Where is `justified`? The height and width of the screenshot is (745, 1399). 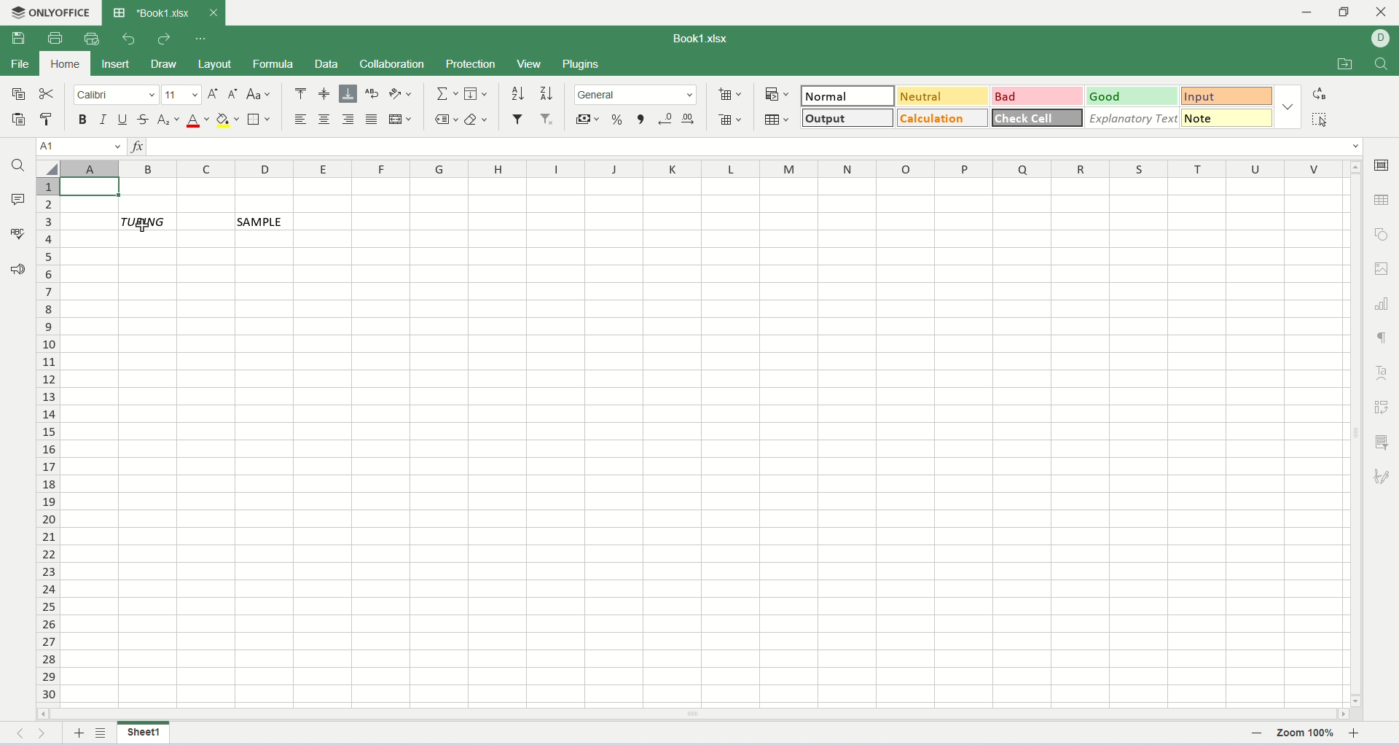
justified is located at coordinates (372, 119).